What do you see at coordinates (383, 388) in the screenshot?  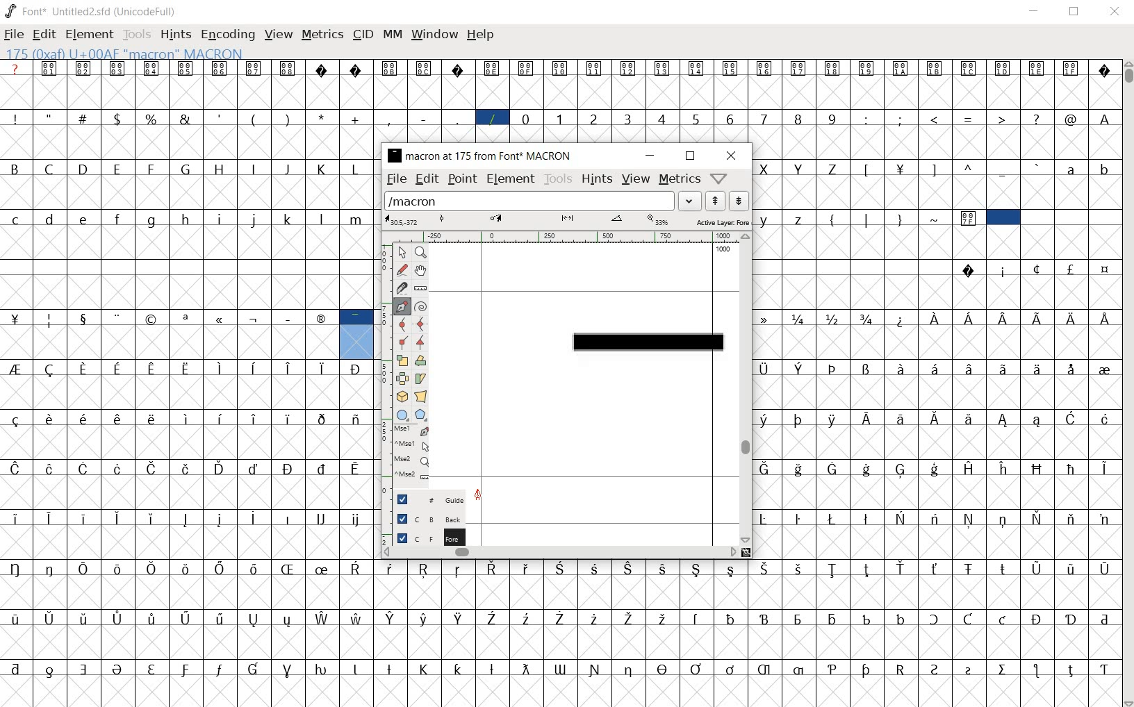 I see `ruler` at bounding box center [383, 388].